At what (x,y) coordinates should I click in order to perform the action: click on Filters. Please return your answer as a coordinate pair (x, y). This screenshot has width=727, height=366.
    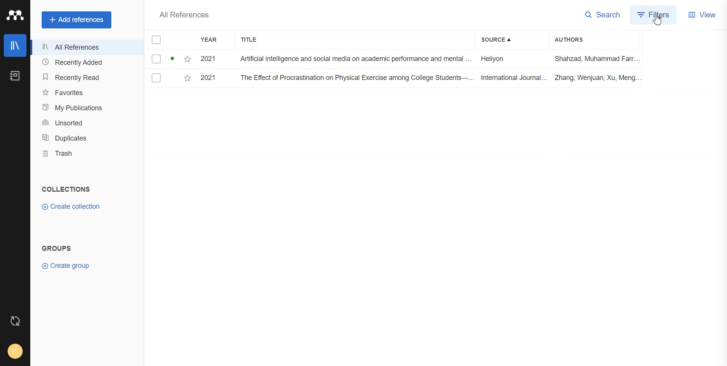
    Looking at the image, I should click on (654, 16).